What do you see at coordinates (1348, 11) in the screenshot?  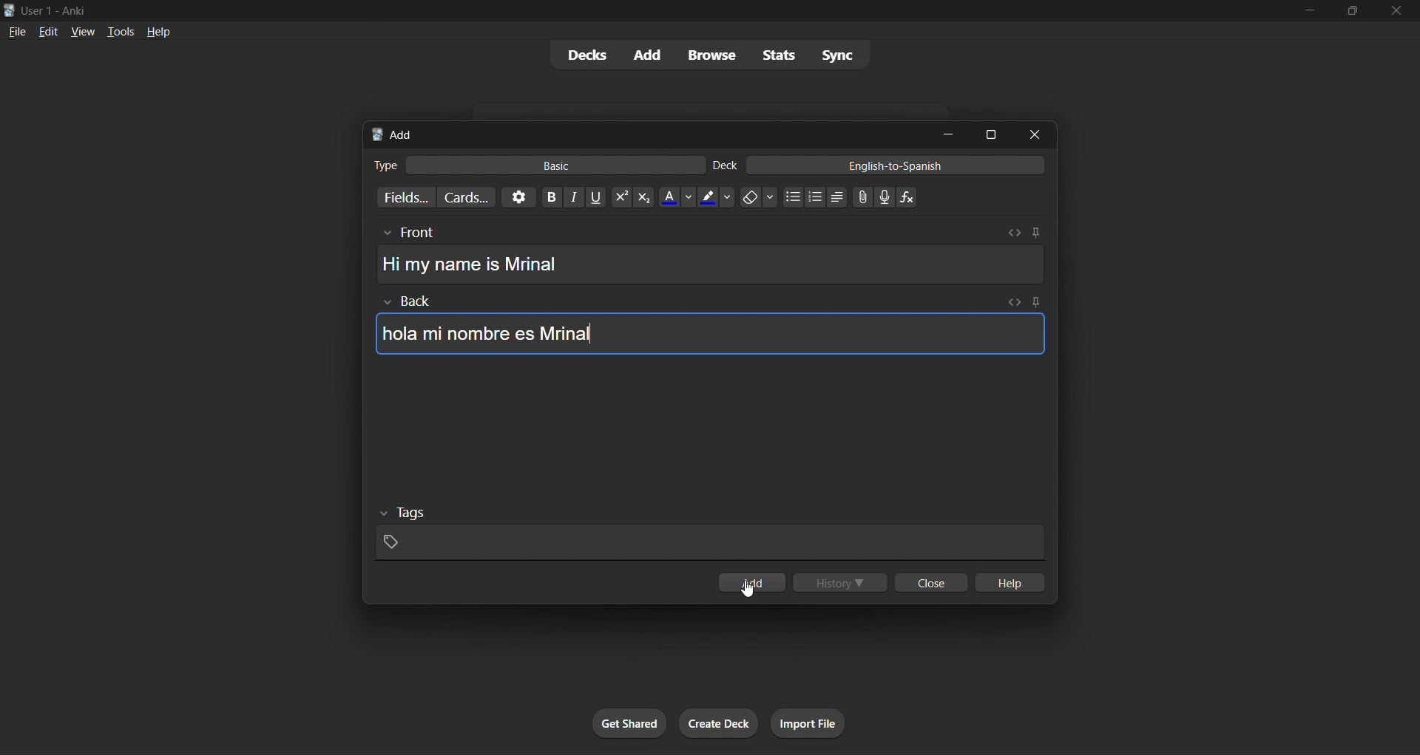 I see `maximize/restore` at bounding box center [1348, 11].